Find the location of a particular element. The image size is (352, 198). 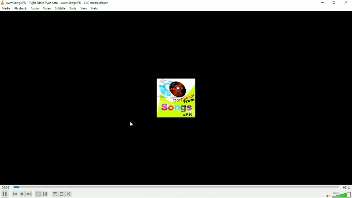

Playback is located at coordinates (20, 9).